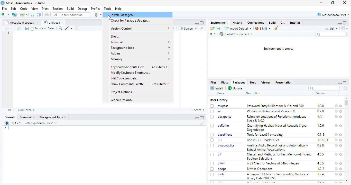  Describe the element at coordinates (46, 9) in the screenshot. I see `Plots` at that location.